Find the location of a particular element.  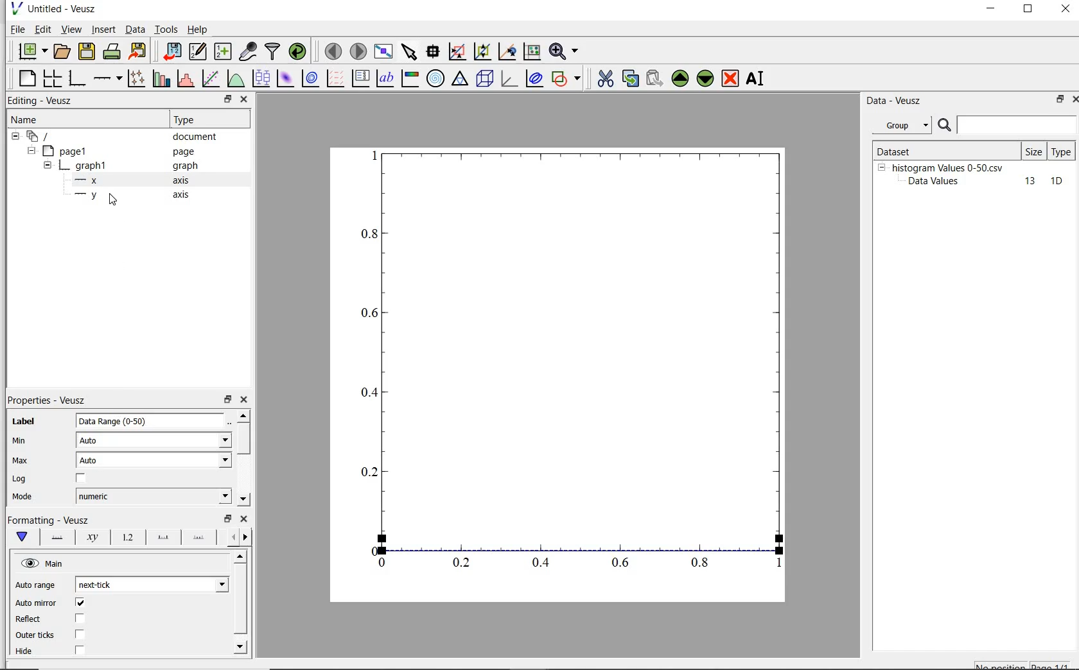

hide is located at coordinates (881, 167).